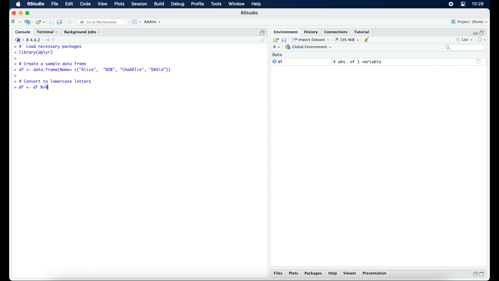  I want to click on console, so click(22, 32).